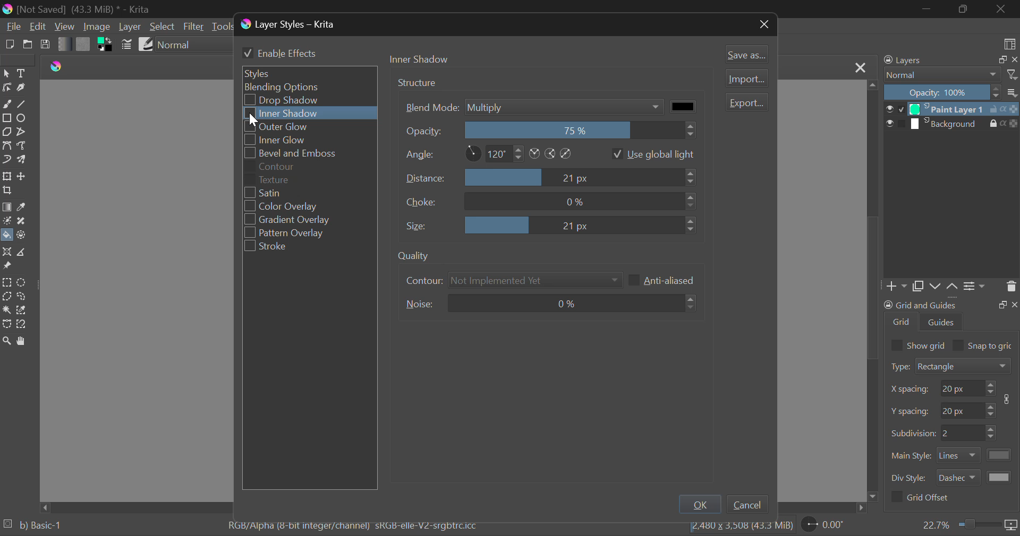 The width and height of the screenshot is (1020, 536). Describe the element at coordinates (22, 102) in the screenshot. I see `Line` at that location.